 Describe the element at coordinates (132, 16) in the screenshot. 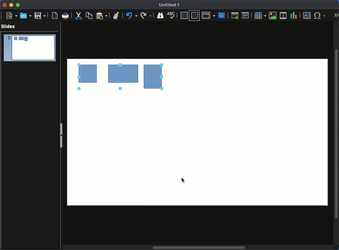

I see `Undo` at that location.